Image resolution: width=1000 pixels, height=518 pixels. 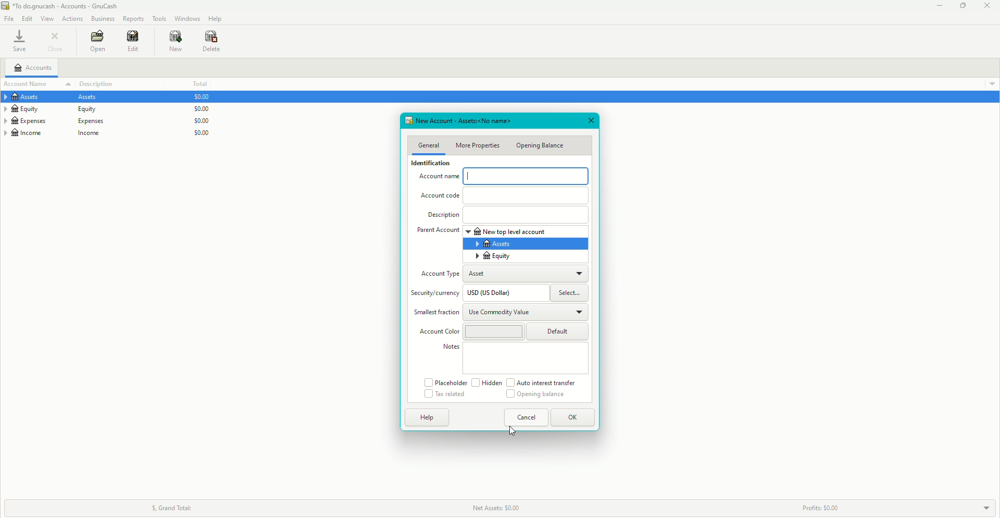 What do you see at coordinates (527, 417) in the screenshot?
I see `Cancel` at bounding box center [527, 417].